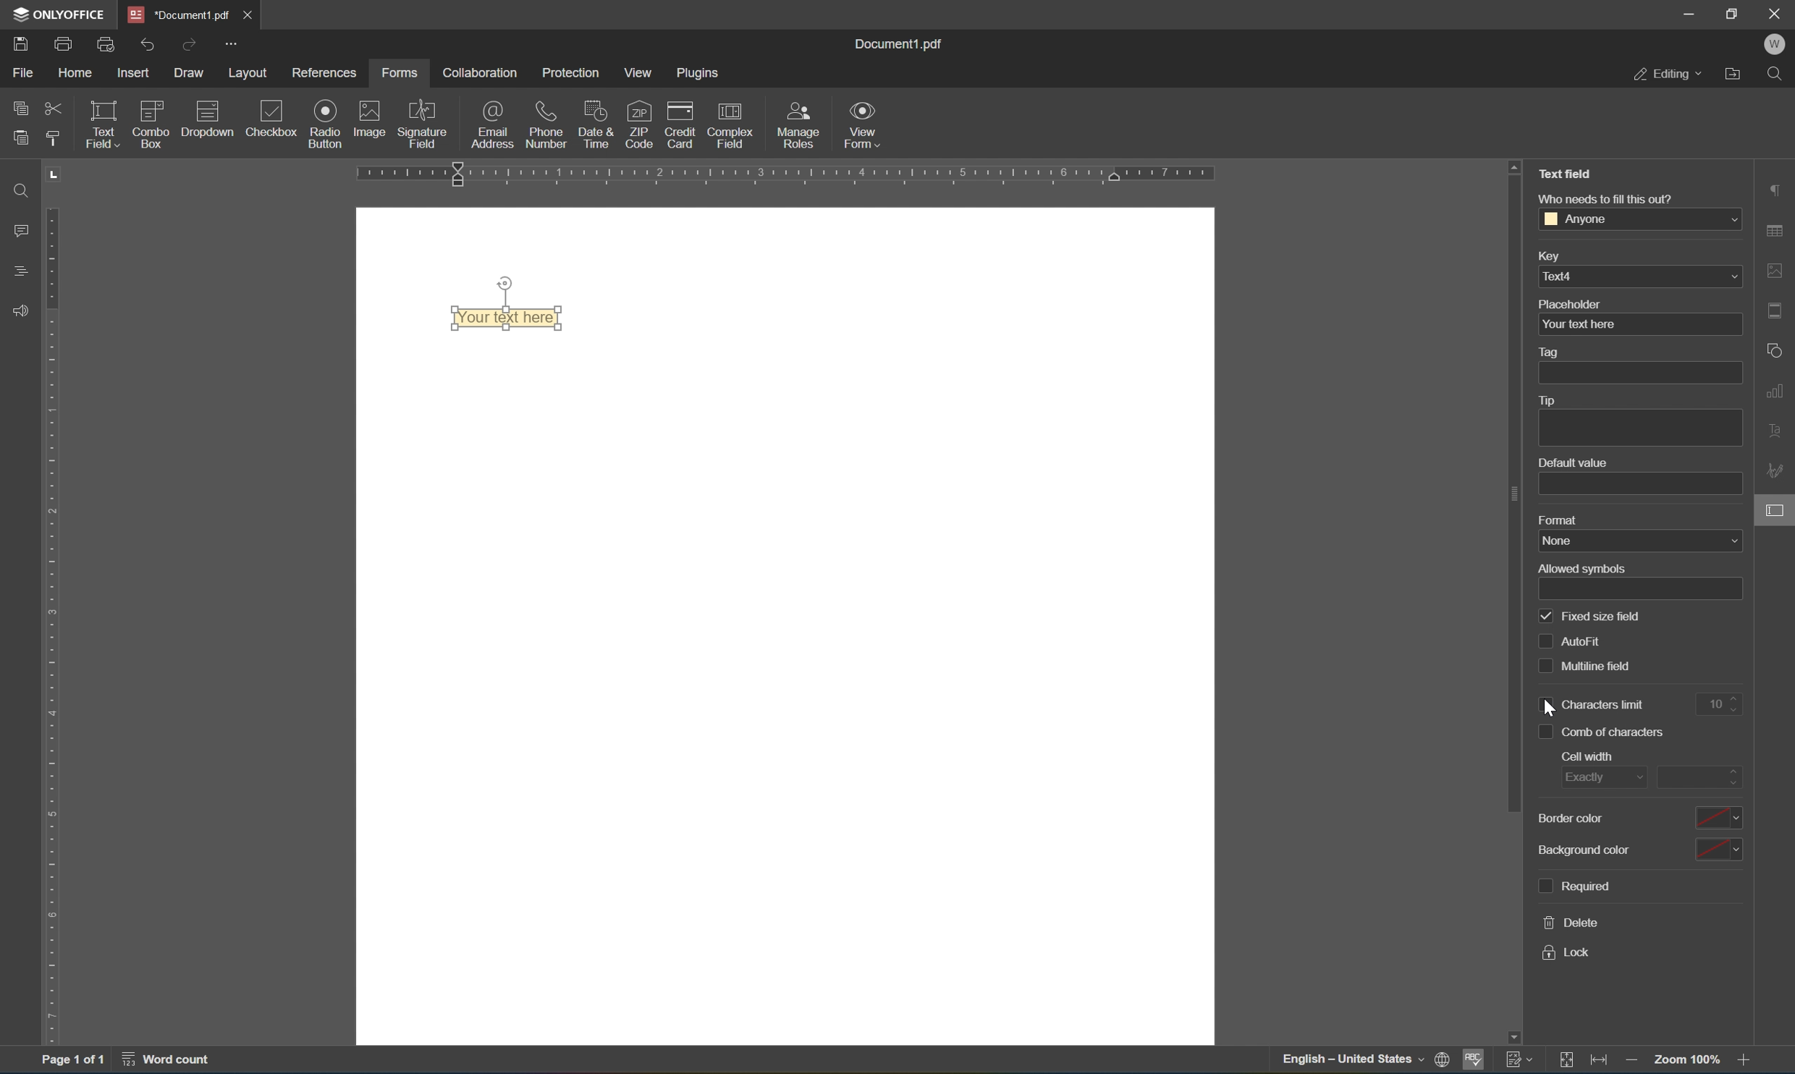 This screenshot has width=1795, height=1074. I want to click on checkbox, so click(1546, 640).